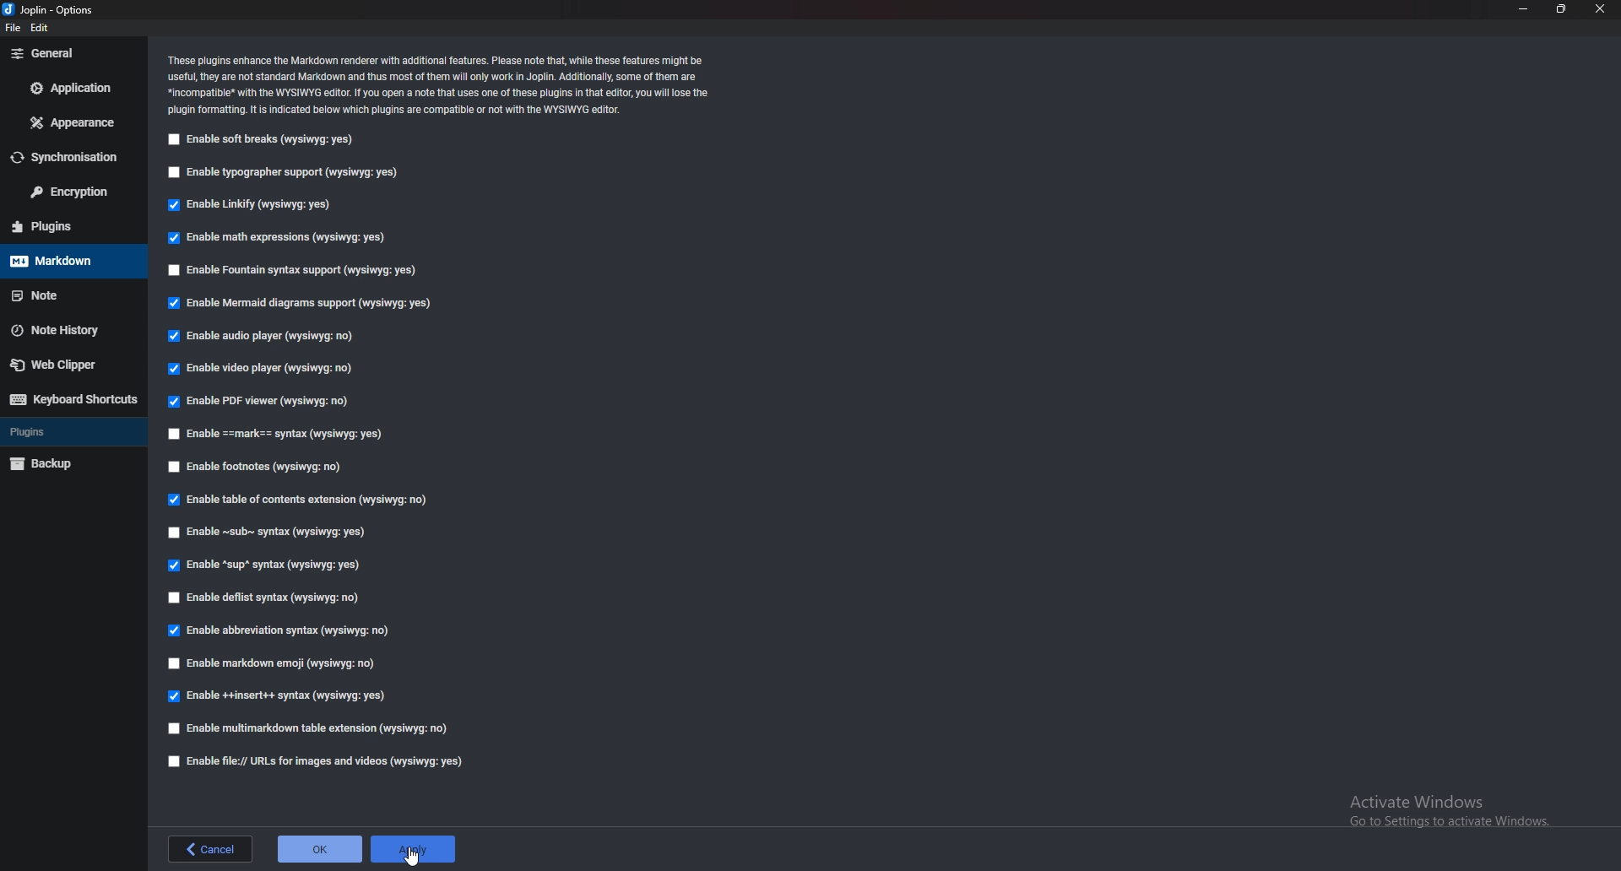 This screenshot has width=1621, height=871. Describe the element at coordinates (295, 269) in the screenshot. I see `Enable fountain syntax support` at that location.